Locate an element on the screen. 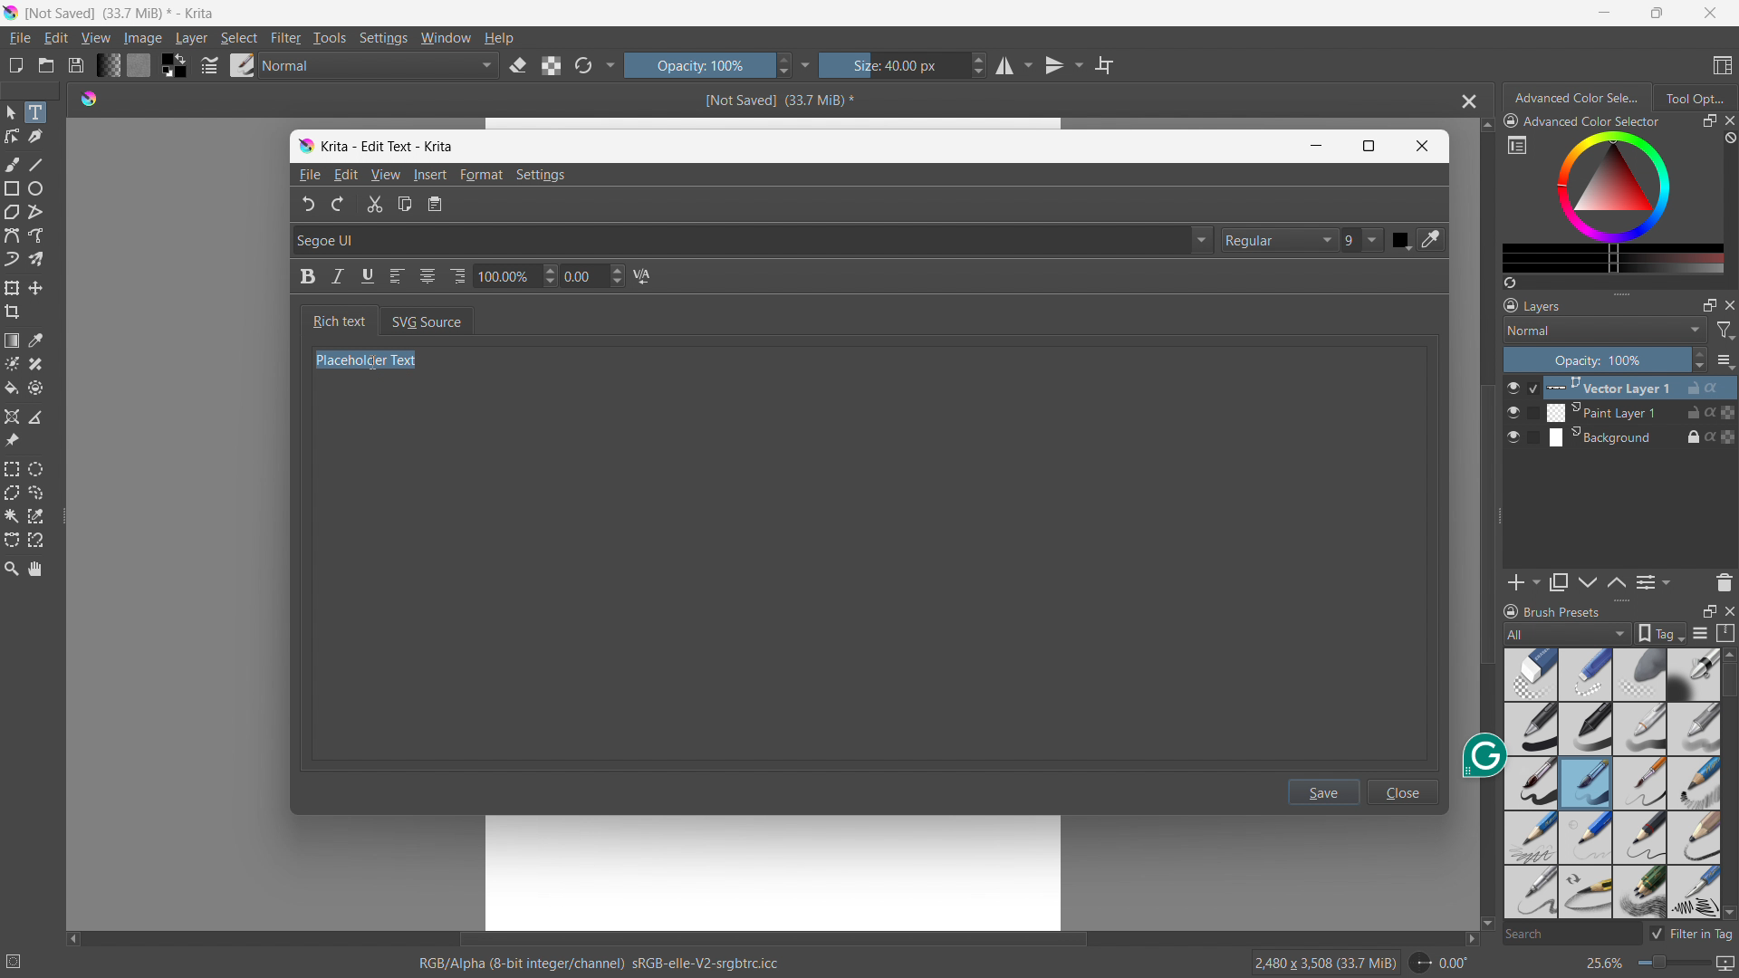  pick color is located at coordinates (1428, 240).